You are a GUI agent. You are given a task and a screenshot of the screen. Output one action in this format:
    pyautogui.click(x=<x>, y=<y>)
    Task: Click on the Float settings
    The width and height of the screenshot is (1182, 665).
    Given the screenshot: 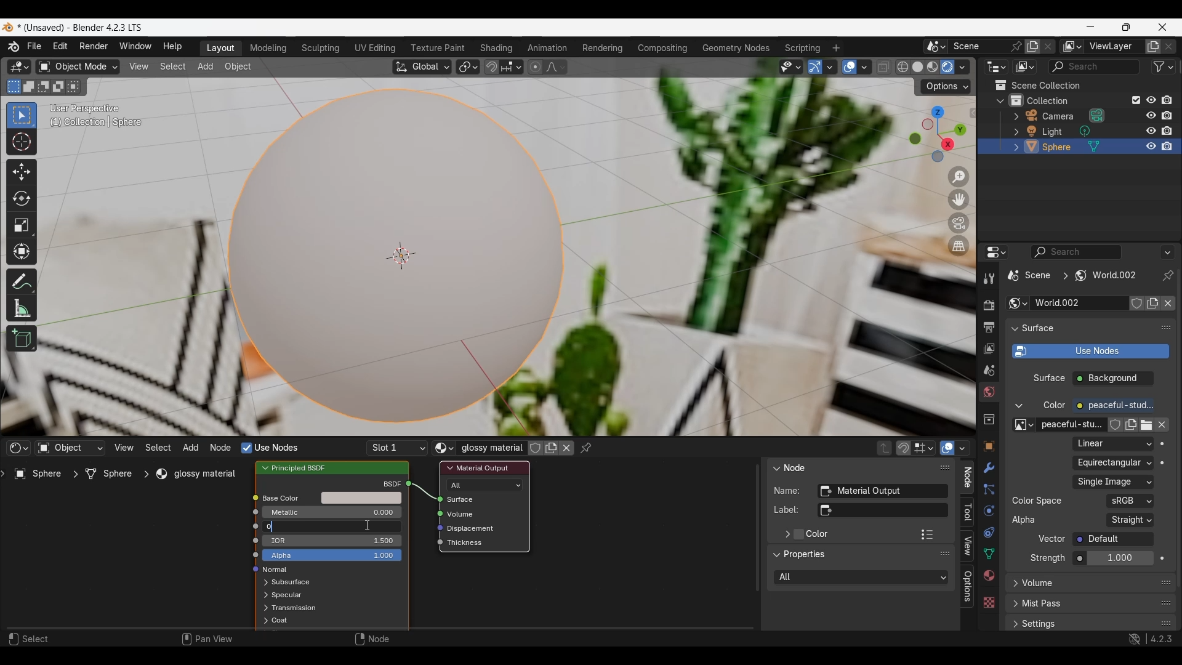 What is the action you would take?
    pyautogui.click(x=1166, y=623)
    